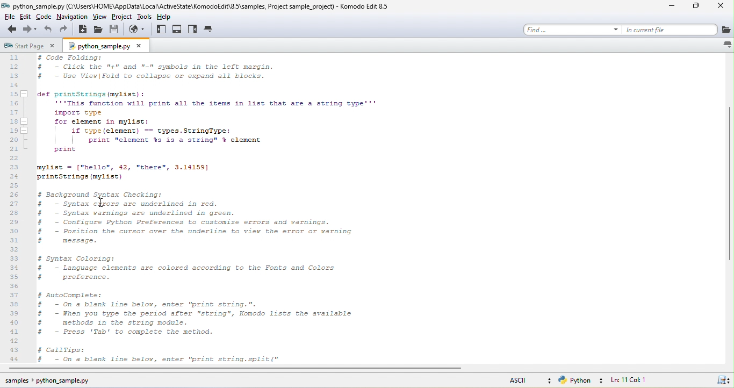  Describe the element at coordinates (125, 19) in the screenshot. I see `project` at that location.